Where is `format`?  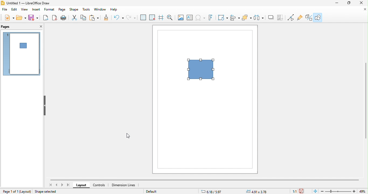 format is located at coordinates (50, 10).